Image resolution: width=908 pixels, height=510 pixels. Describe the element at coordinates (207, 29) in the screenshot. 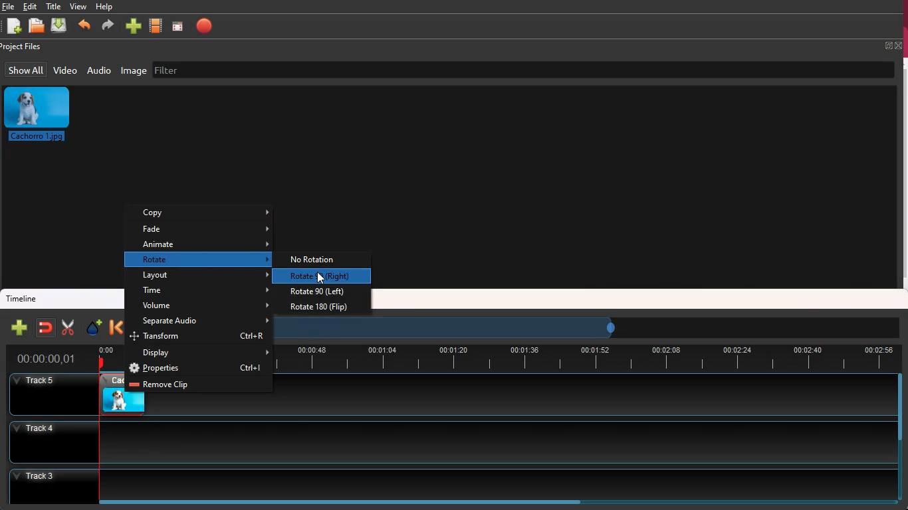

I see `stop` at that location.